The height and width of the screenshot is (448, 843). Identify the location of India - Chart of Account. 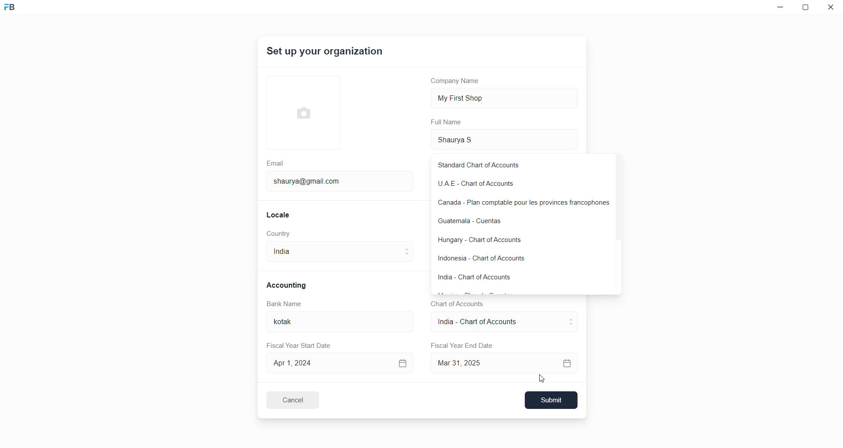
(482, 323).